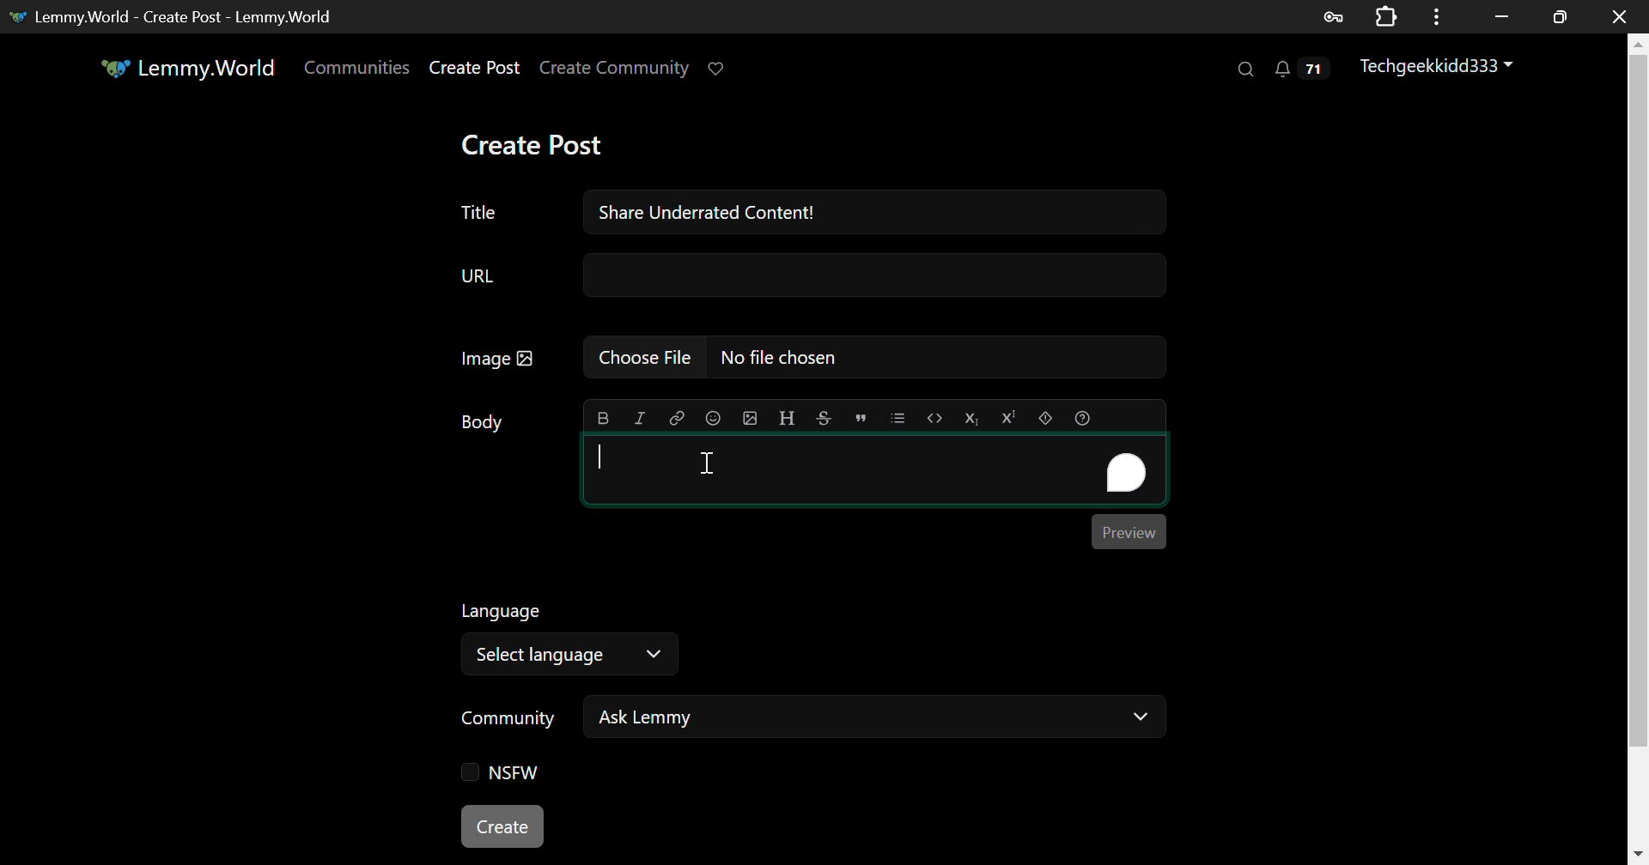  Describe the element at coordinates (1437, 16) in the screenshot. I see `Menu` at that location.